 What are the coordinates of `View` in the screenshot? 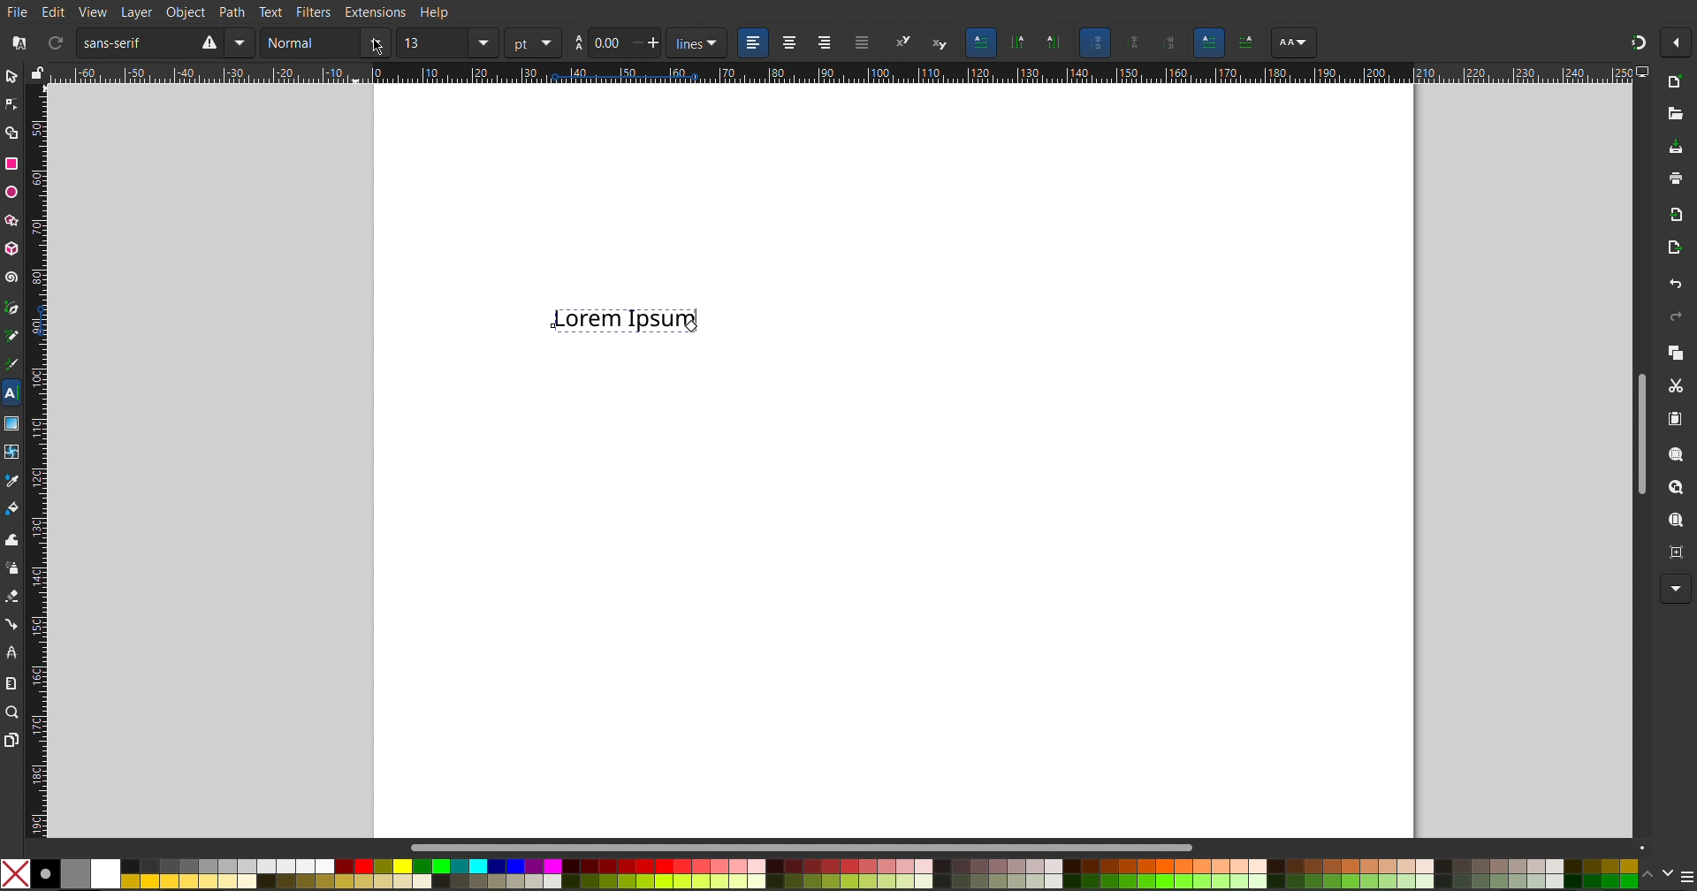 It's located at (93, 11).